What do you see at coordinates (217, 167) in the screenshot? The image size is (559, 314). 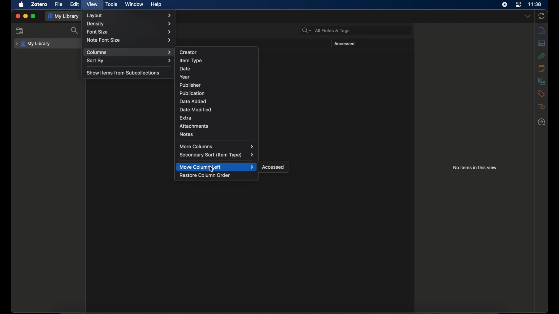 I see `move column left` at bounding box center [217, 167].